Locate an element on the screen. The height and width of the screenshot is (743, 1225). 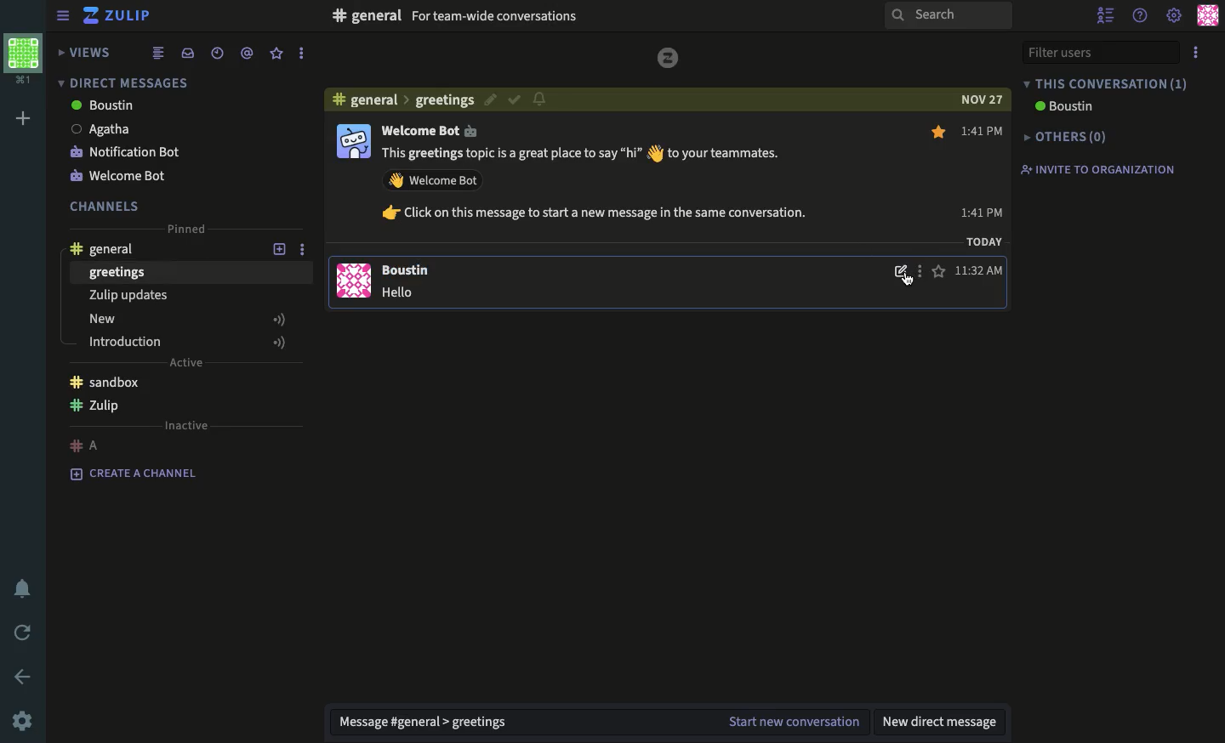
mention is located at coordinates (248, 53).